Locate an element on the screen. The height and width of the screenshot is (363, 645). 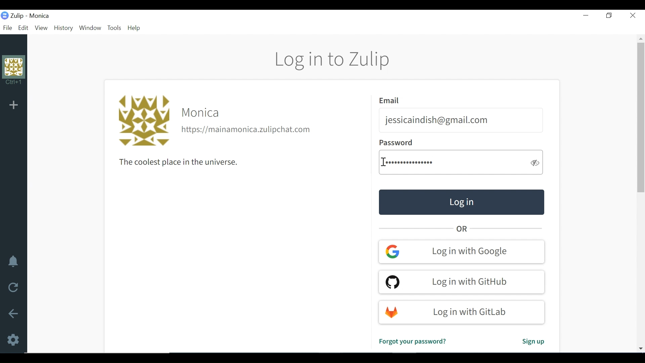
Log in with GitHub is located at coordinates (461, 281).